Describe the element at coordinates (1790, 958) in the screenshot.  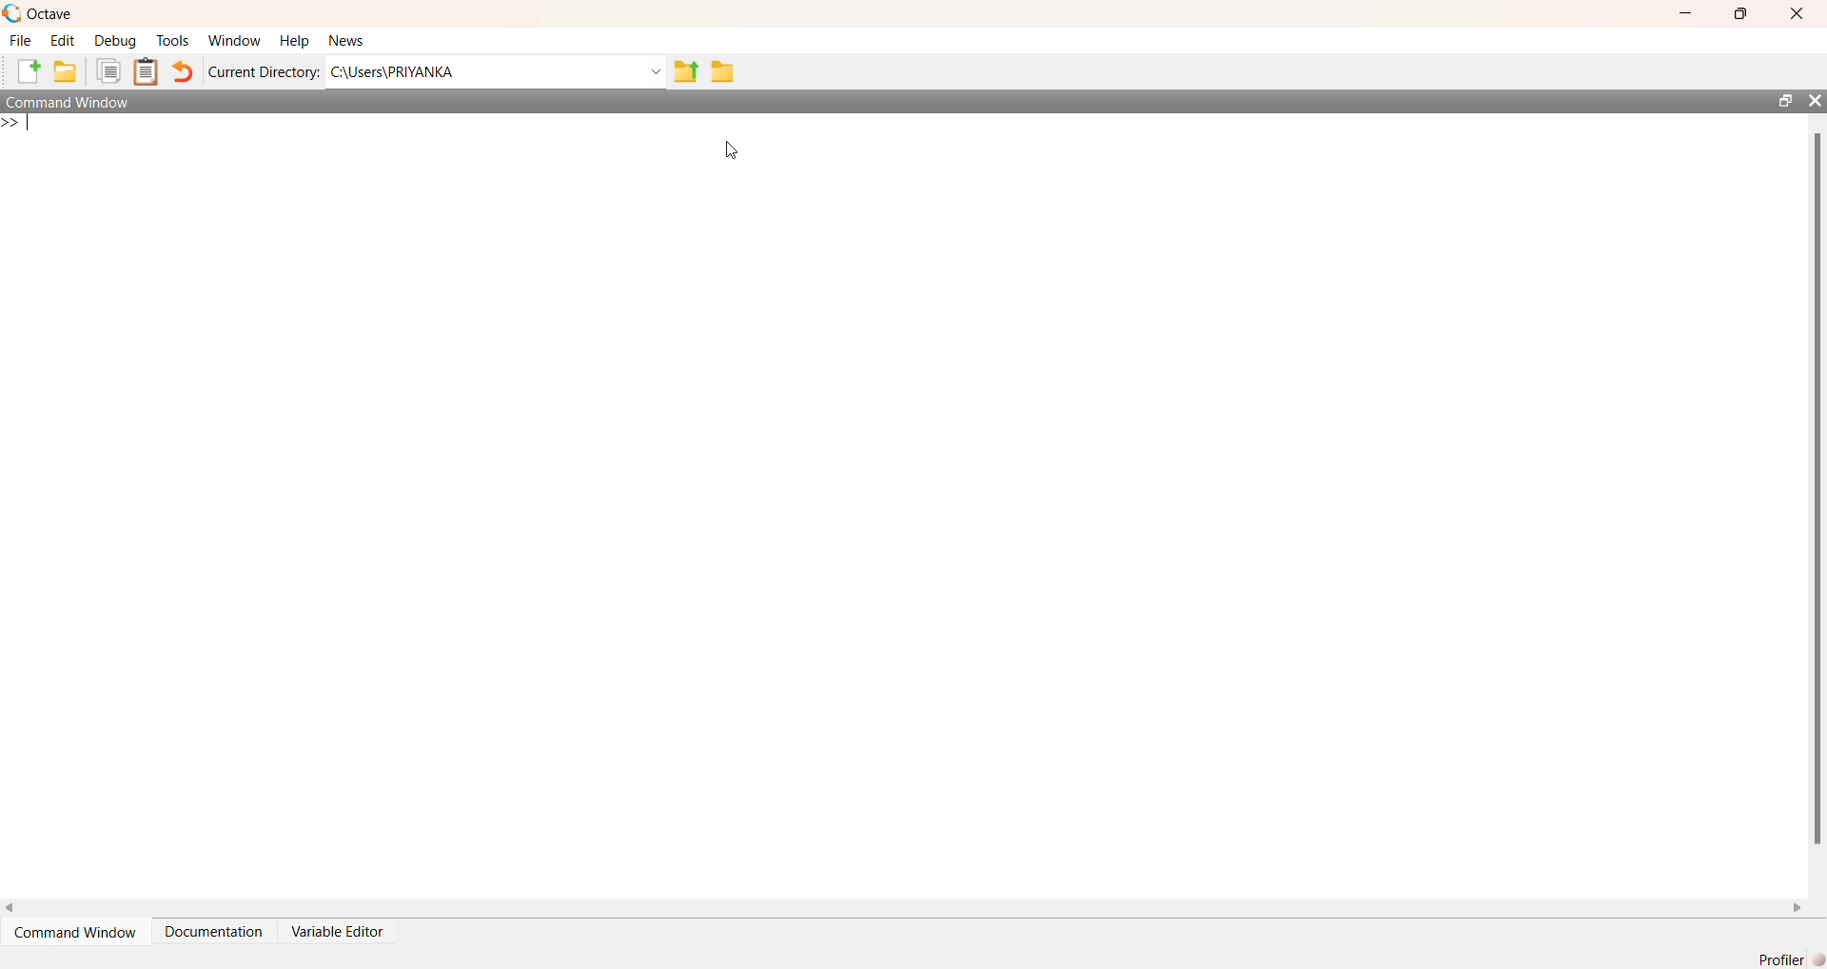
I see `Profiler` at that location.